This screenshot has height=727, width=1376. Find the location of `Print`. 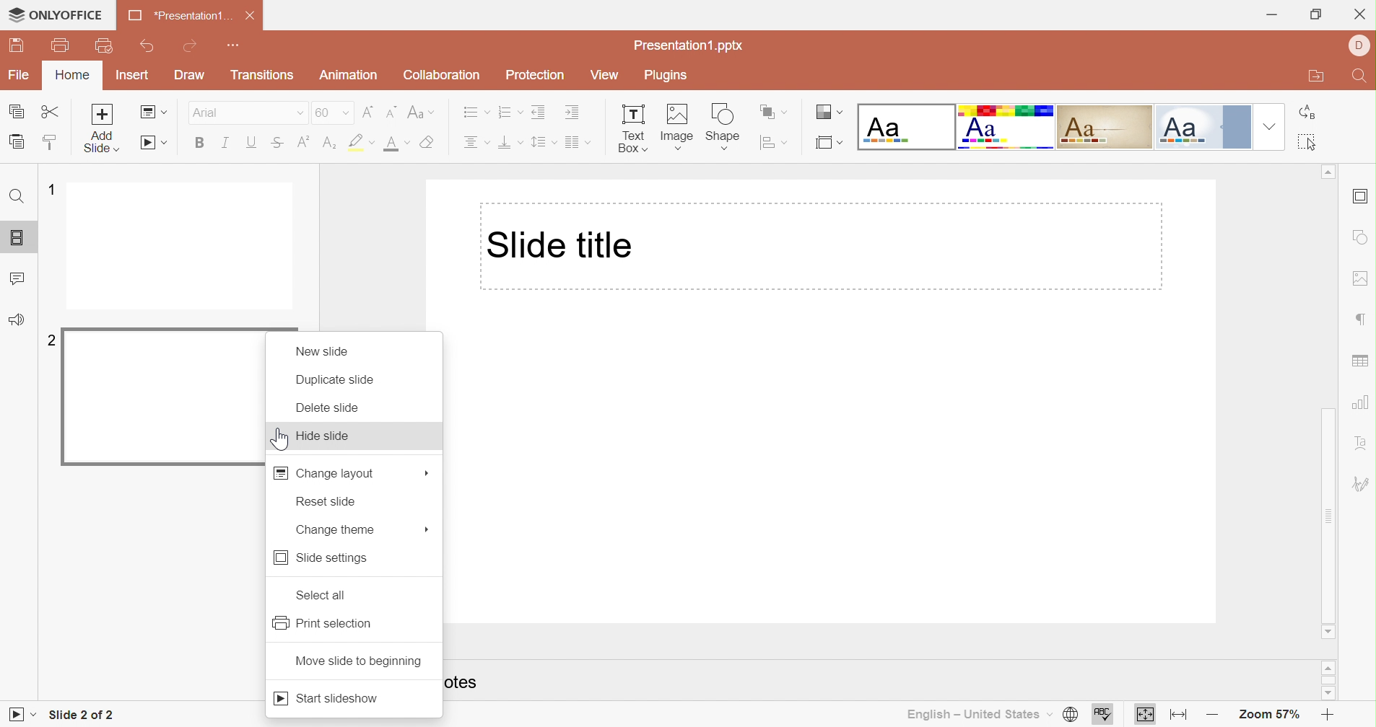

Print is located at coordinates (61, 45).